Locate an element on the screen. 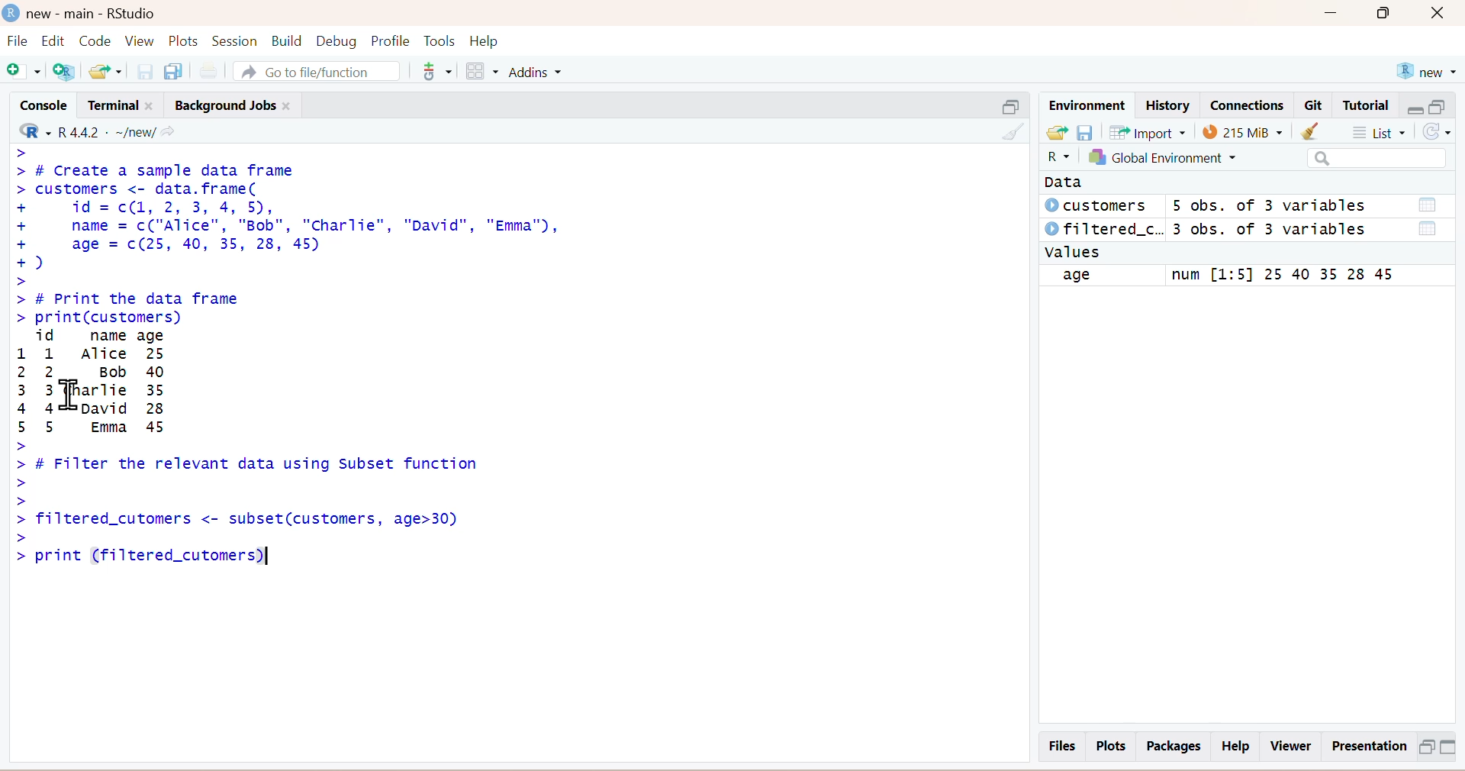 The image size is (1465, 771). minimise is located at coordinates (1414, 106).